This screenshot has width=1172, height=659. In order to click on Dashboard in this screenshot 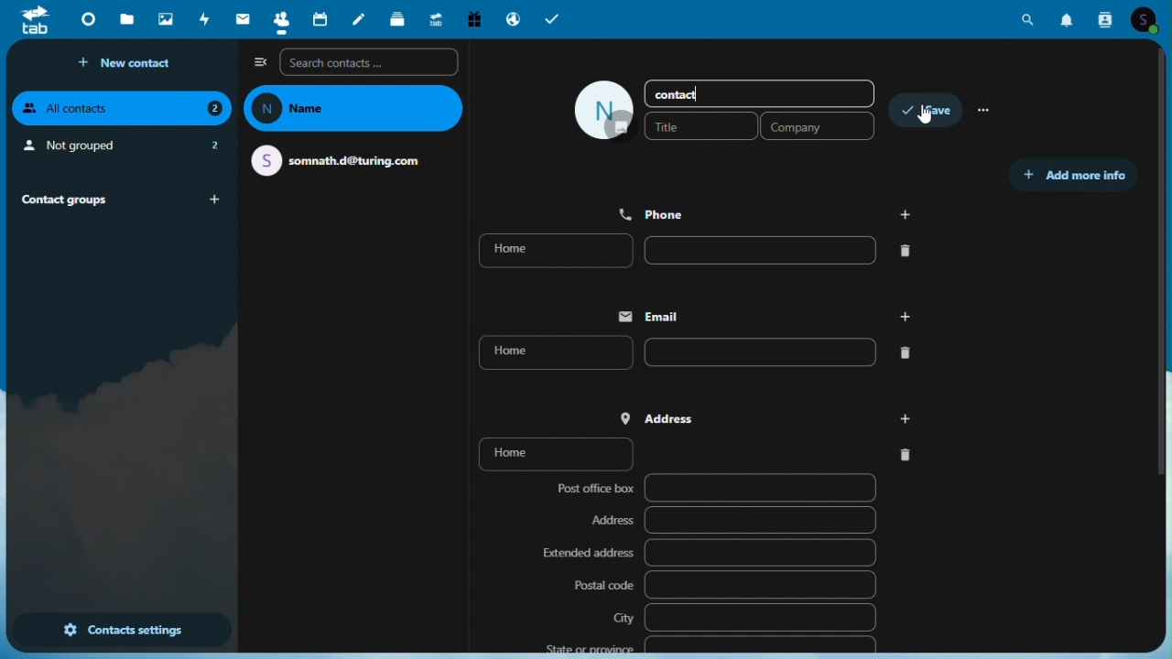, I will do `click(86, 20)`.